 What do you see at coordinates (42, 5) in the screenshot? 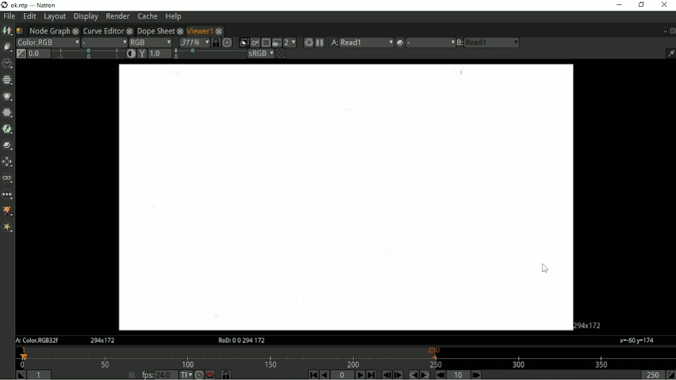
I see `title` at bounding box center [42, 5].